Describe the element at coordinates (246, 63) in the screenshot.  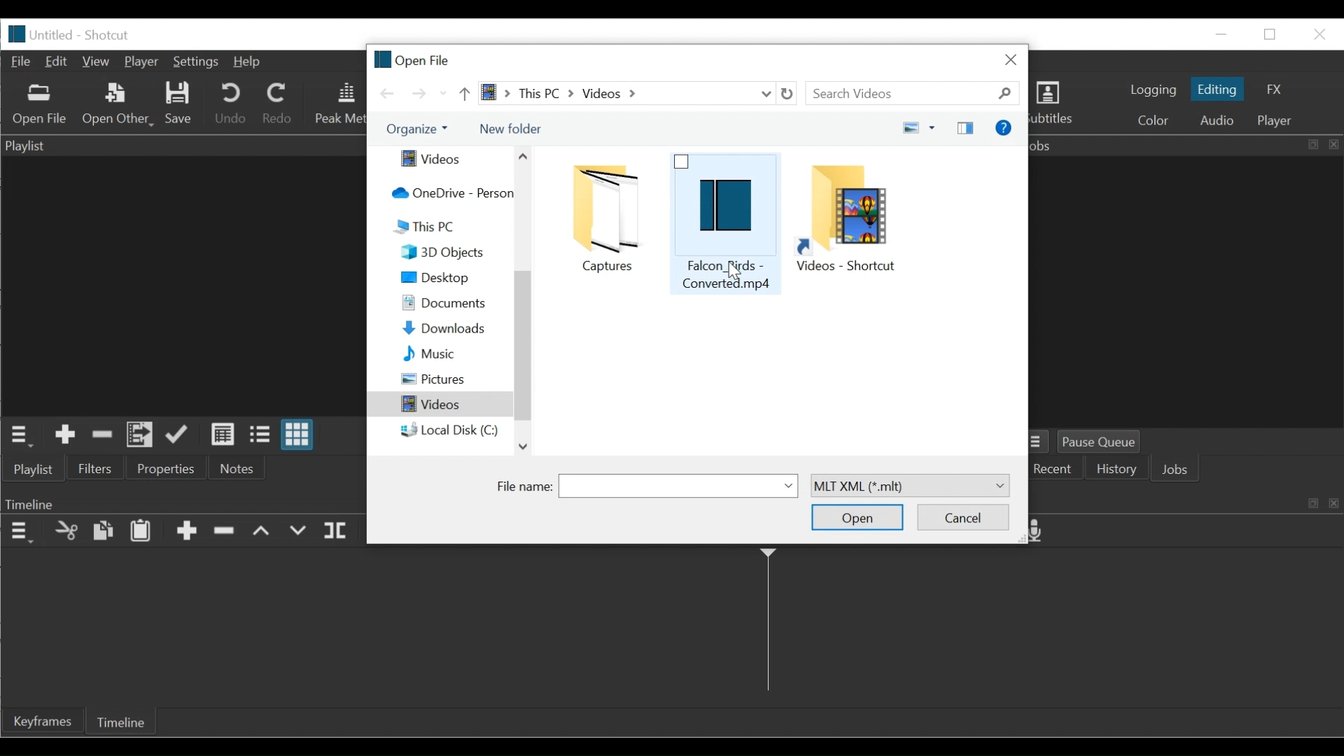
I see `Help` at that location.